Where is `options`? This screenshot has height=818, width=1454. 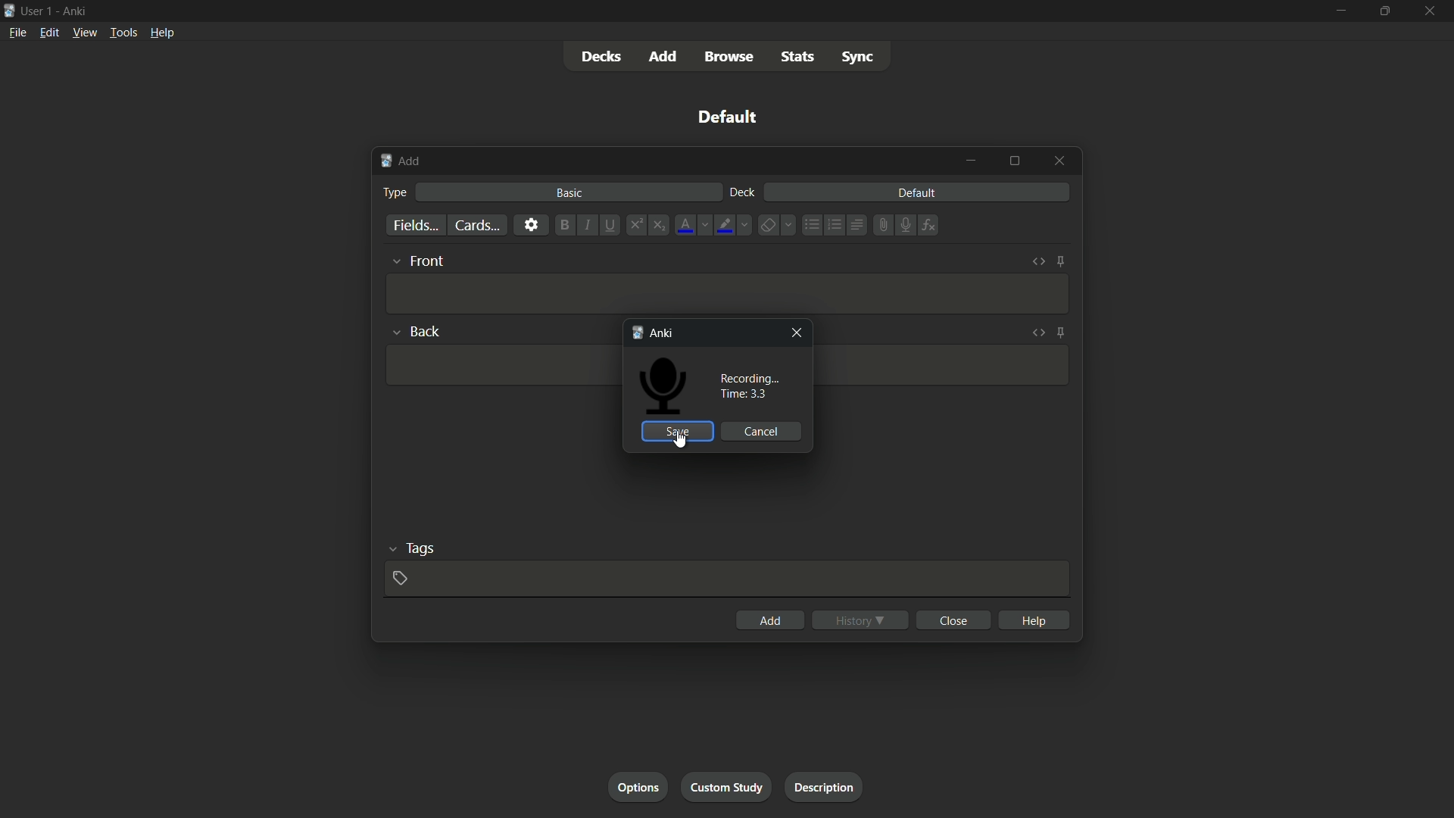
options is located at coordinates (637, 788).